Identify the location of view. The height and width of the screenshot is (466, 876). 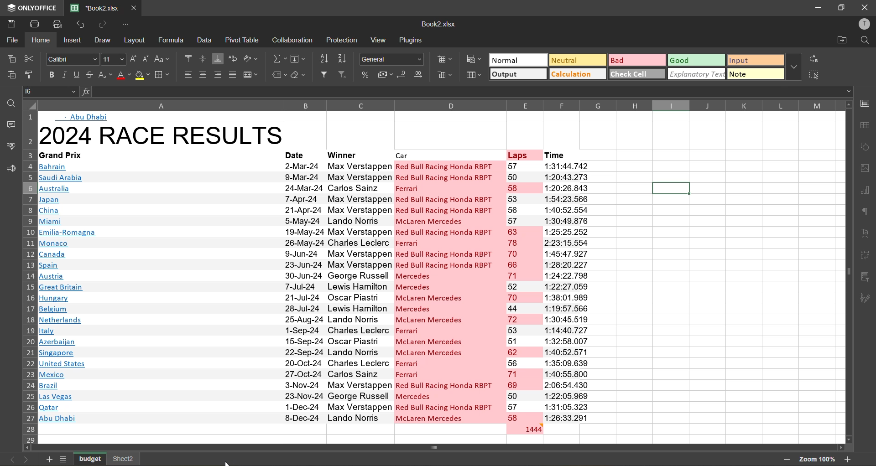
(378, 41).